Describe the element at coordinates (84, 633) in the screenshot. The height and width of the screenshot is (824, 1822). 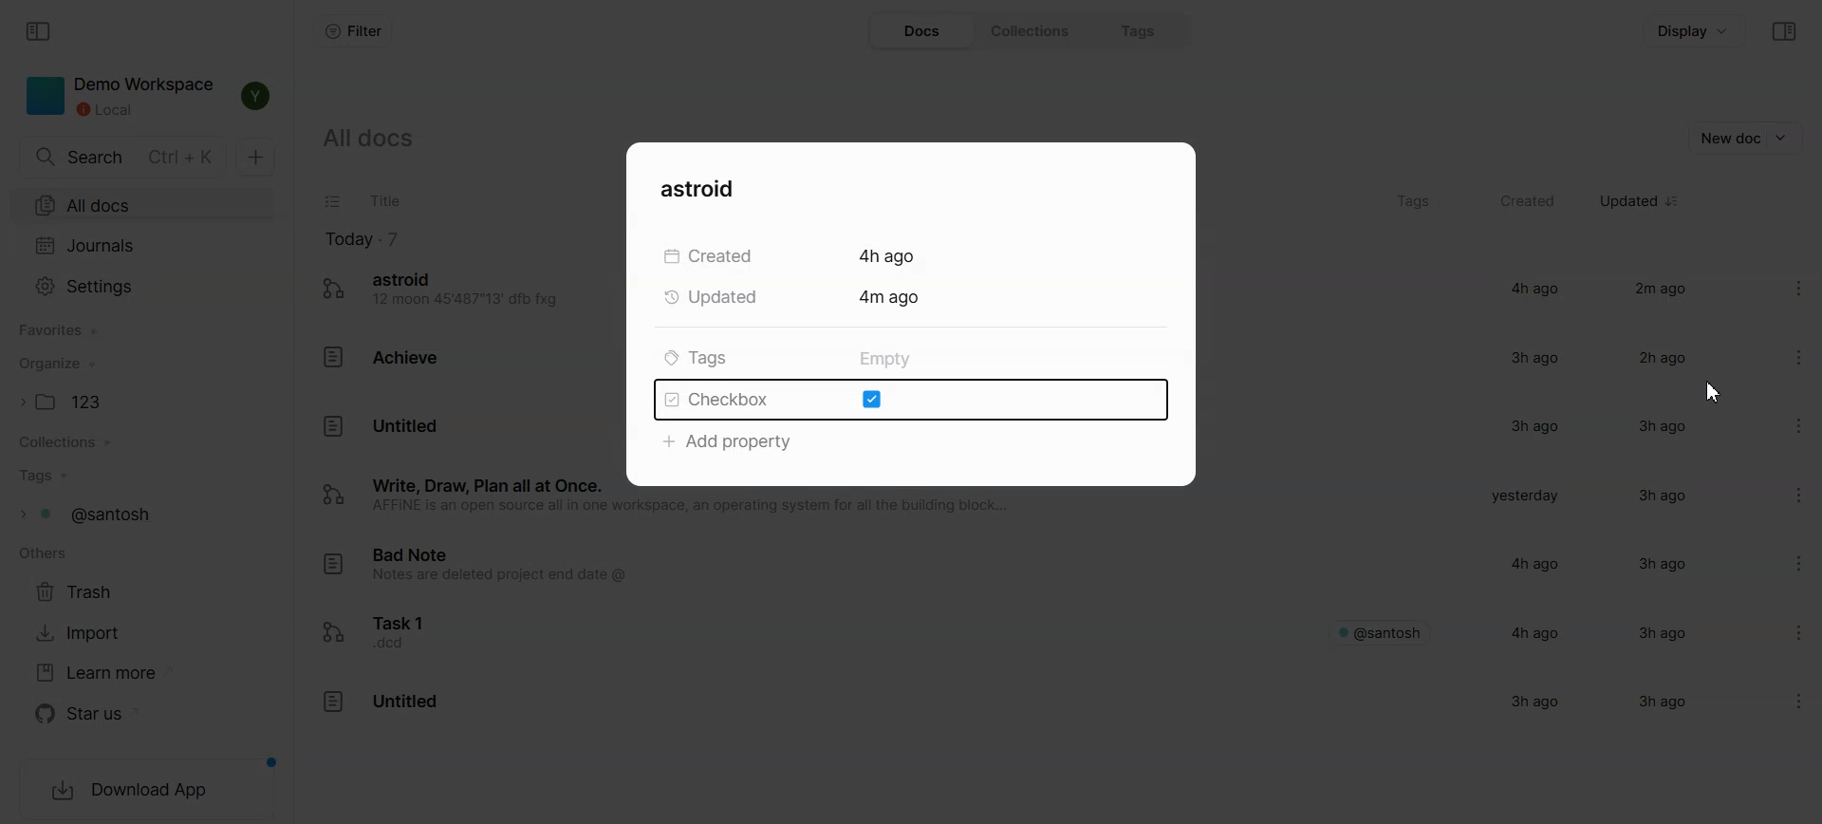
I see `Import` at that location.